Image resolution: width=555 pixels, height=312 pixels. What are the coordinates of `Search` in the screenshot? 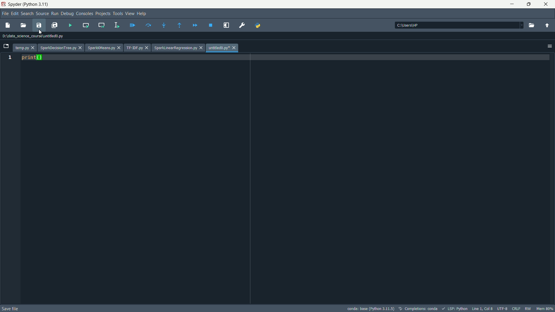 It's located at (27, 14).